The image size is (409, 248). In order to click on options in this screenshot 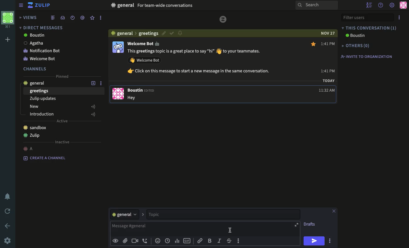, I will do `click(400, 17)`.